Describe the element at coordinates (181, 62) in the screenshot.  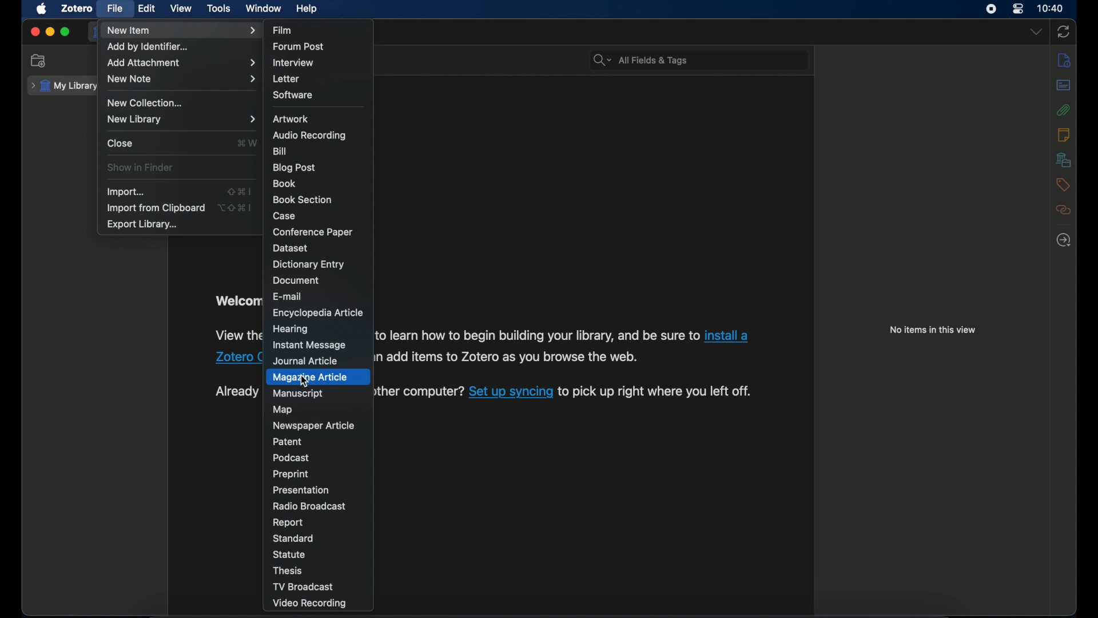
I see `add attachment` at that location.